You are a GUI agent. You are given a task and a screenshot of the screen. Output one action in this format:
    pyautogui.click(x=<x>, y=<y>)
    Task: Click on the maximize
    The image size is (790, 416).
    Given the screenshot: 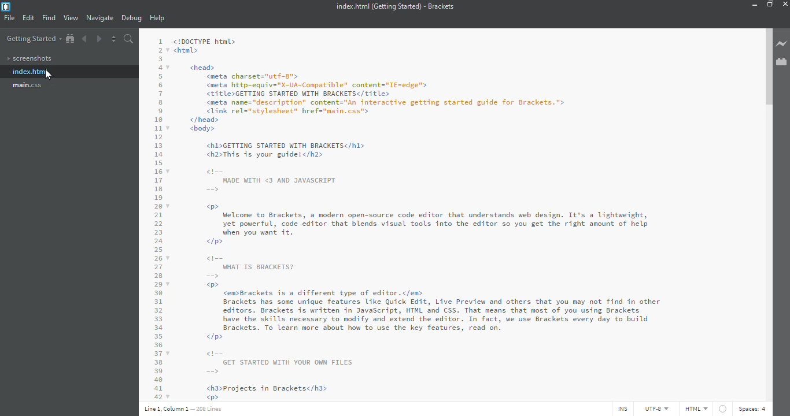 What is the action you would take?
    pyautogui.click(x=770, y=4)
    